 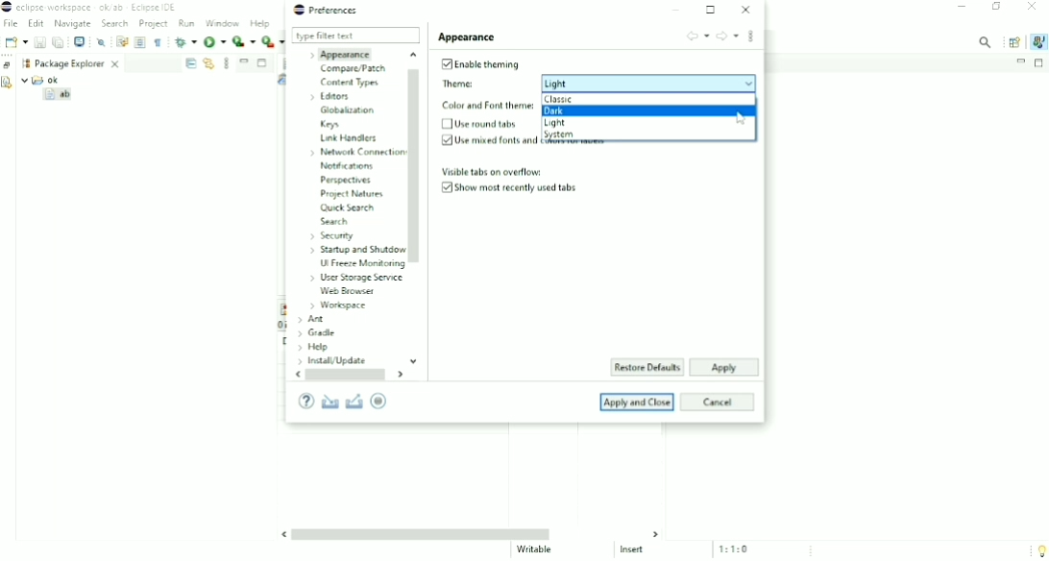 I want to click on UI Freeze Monitoring, so click(x=361, y=265).